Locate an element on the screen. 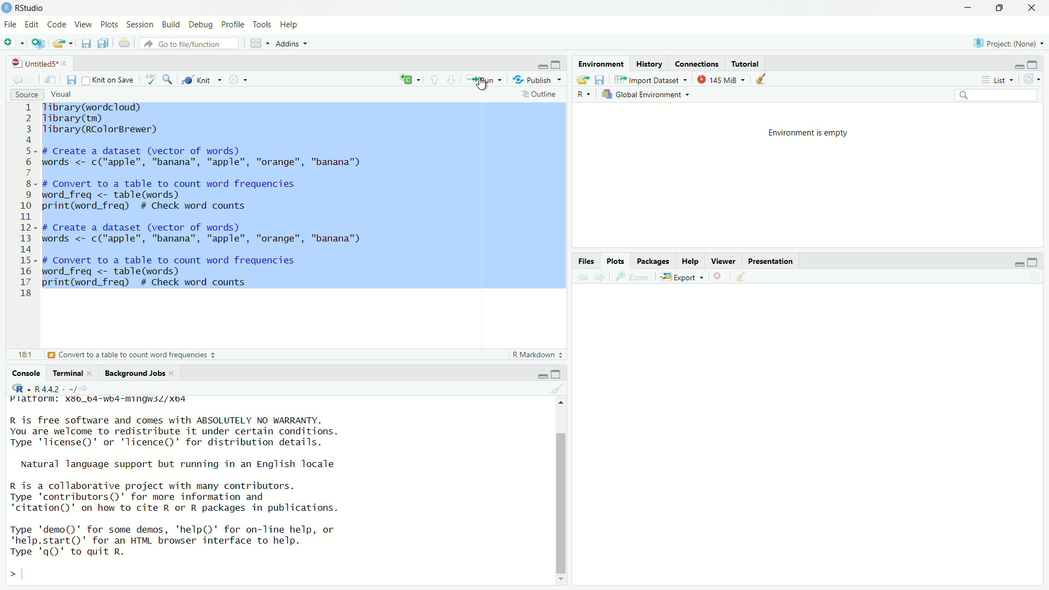 The width and height of the screenshot is (1049, 590). R is free software and comes with ABSOLUTELY NO WARRANTY.

You are welcome to redistribute it under certain conditions.

Type 'license()' or 'licence()' for distribution details.
Natural language support but running in an English locale

R is a collaborative project with many contributors.

Type ‘contributors’ for more information and

"citation()' on how to cite R or R packages in publications.

Type 'demo()' for some demos, 'help()' for on-line help, or

'help.start()' for an HTML browser interface to help.

Type 'qQ)' to quit R. is located at coordinates (176, 479).